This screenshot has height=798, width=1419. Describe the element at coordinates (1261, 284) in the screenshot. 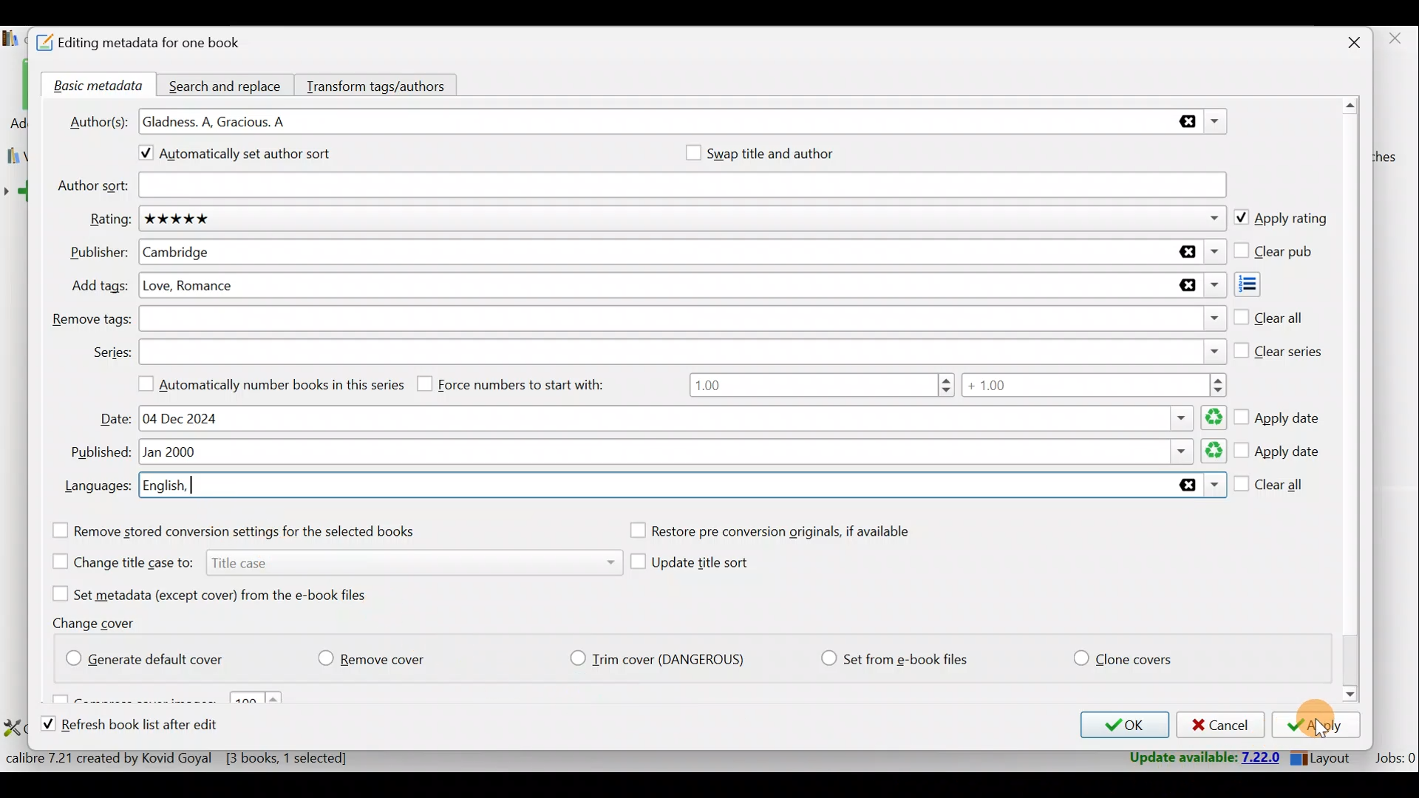

I see `Add tags` at that location.